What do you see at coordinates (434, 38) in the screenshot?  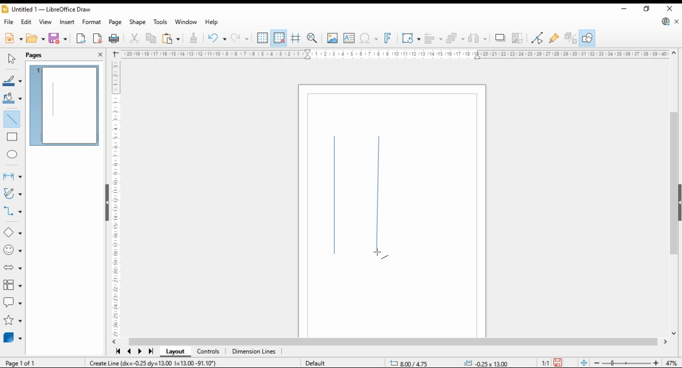 I see `align objects` at bounding box center [434, 38].